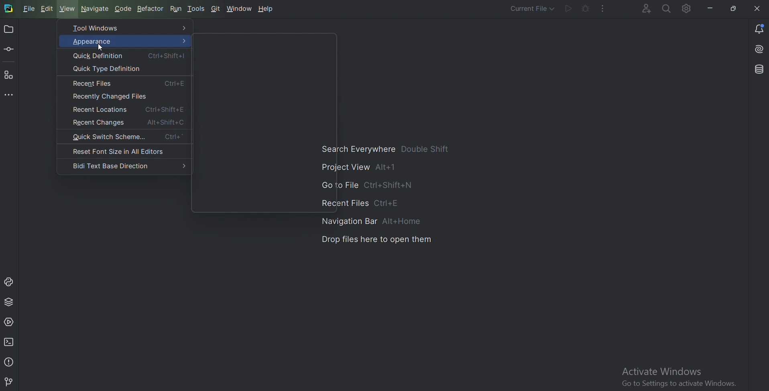  I want to click on Recent files, so click(356, 202).